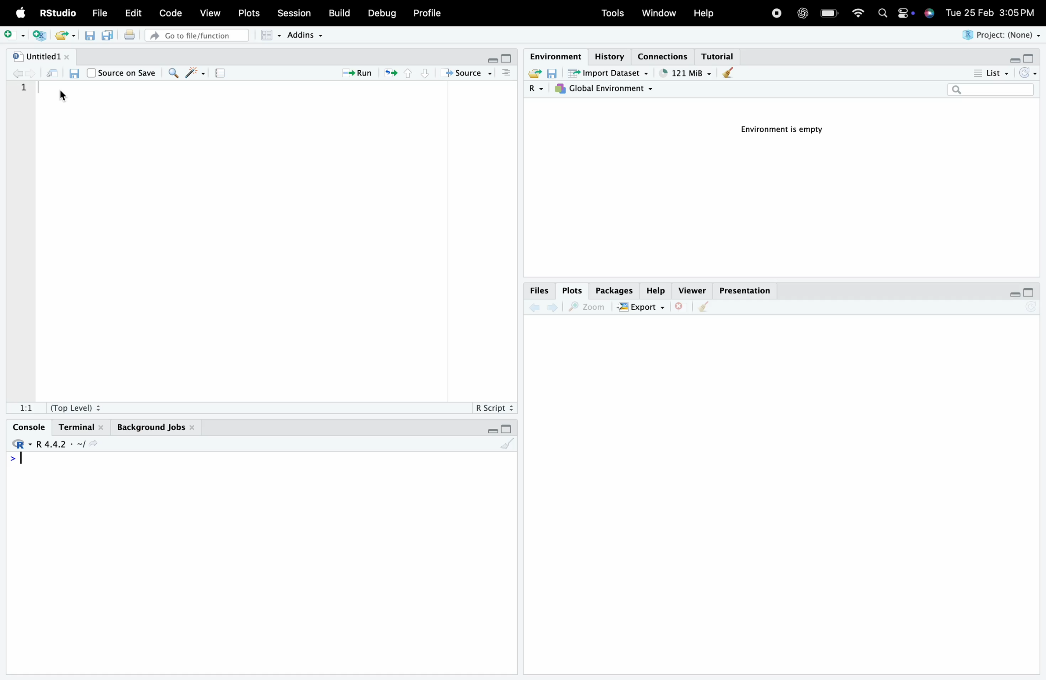 This screenshot has width=1046, height=680. Describe the element at coordinates (196, 72) in the screenshot. I see `Code Tools` at that location.